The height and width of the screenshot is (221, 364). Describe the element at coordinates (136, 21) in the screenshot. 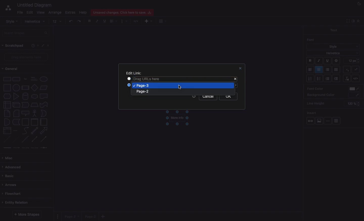

I see `HTML` at that location.